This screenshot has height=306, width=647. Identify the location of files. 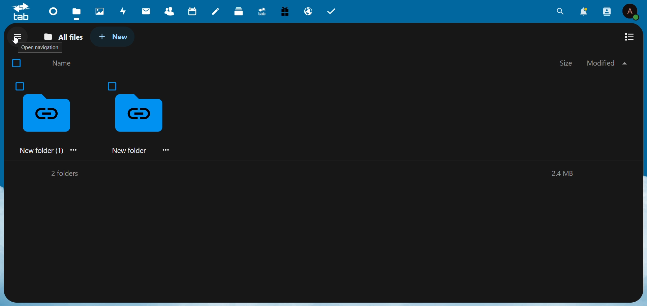
(75, 12).